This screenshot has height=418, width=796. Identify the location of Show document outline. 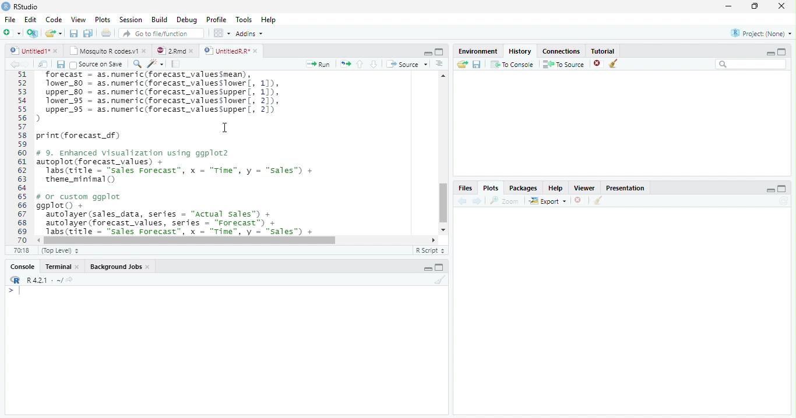
(439, 65).